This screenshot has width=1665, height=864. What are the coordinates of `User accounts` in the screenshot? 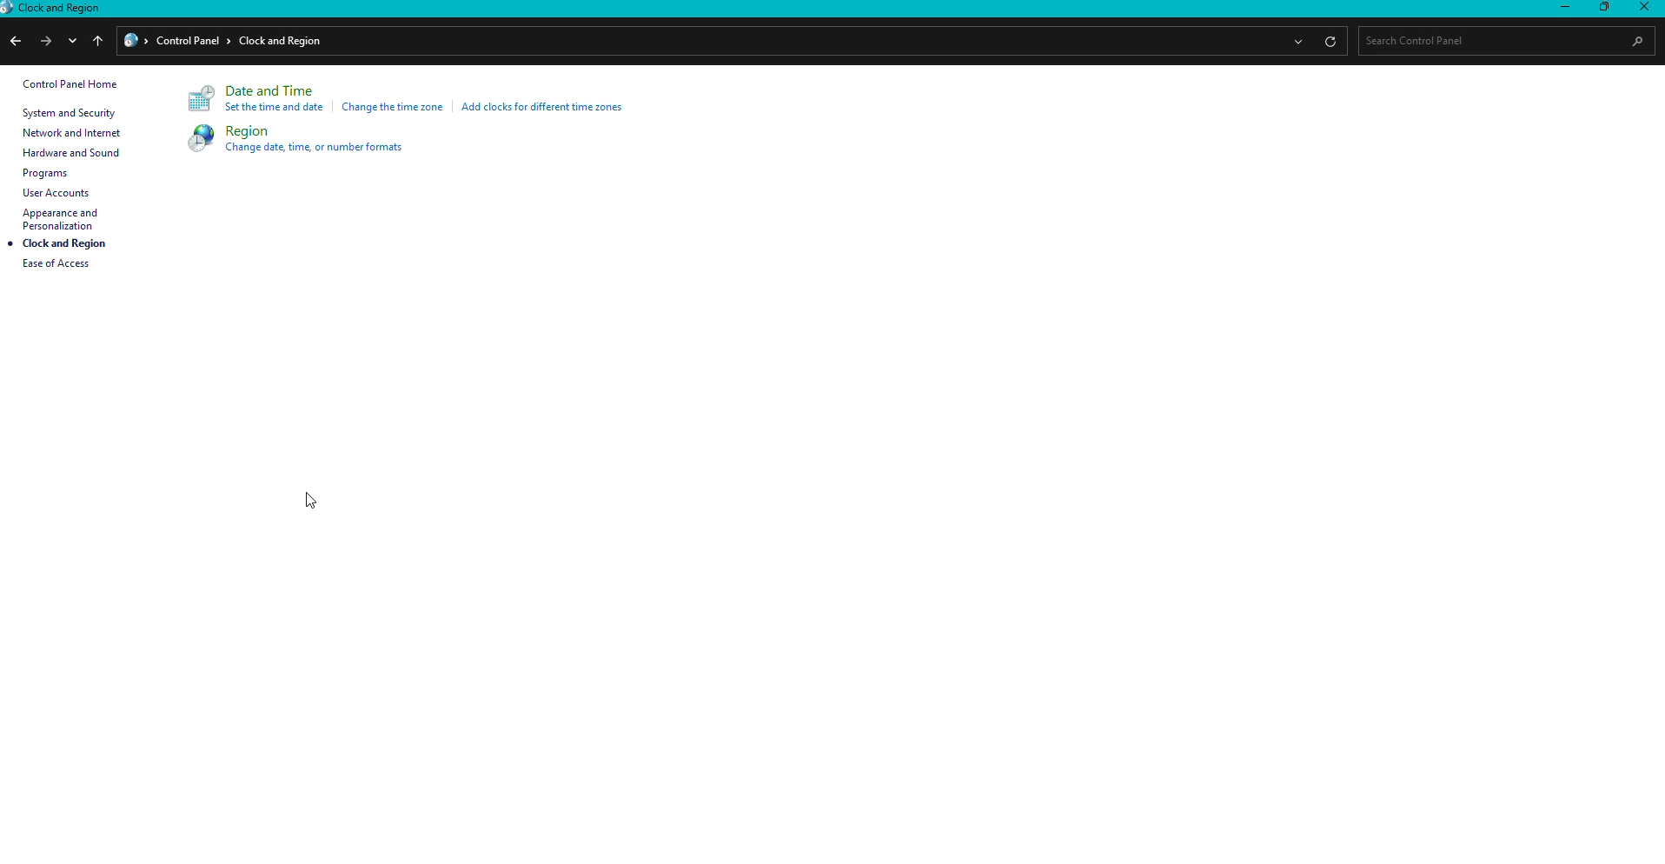 It's located at (56, 193).